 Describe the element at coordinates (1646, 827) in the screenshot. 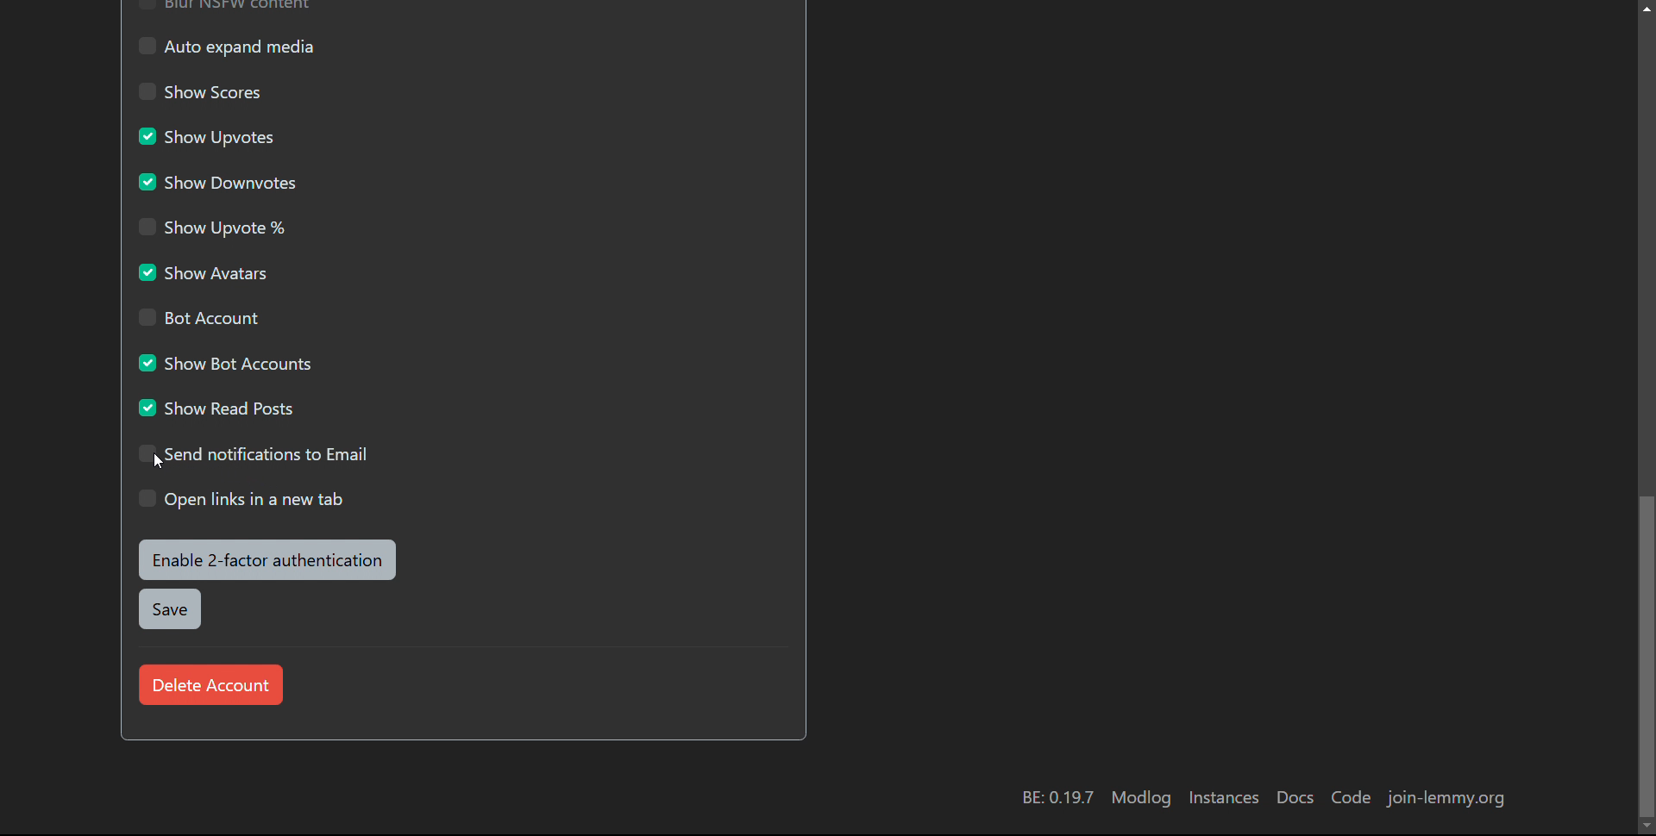

I see `Scroll down` at that location.